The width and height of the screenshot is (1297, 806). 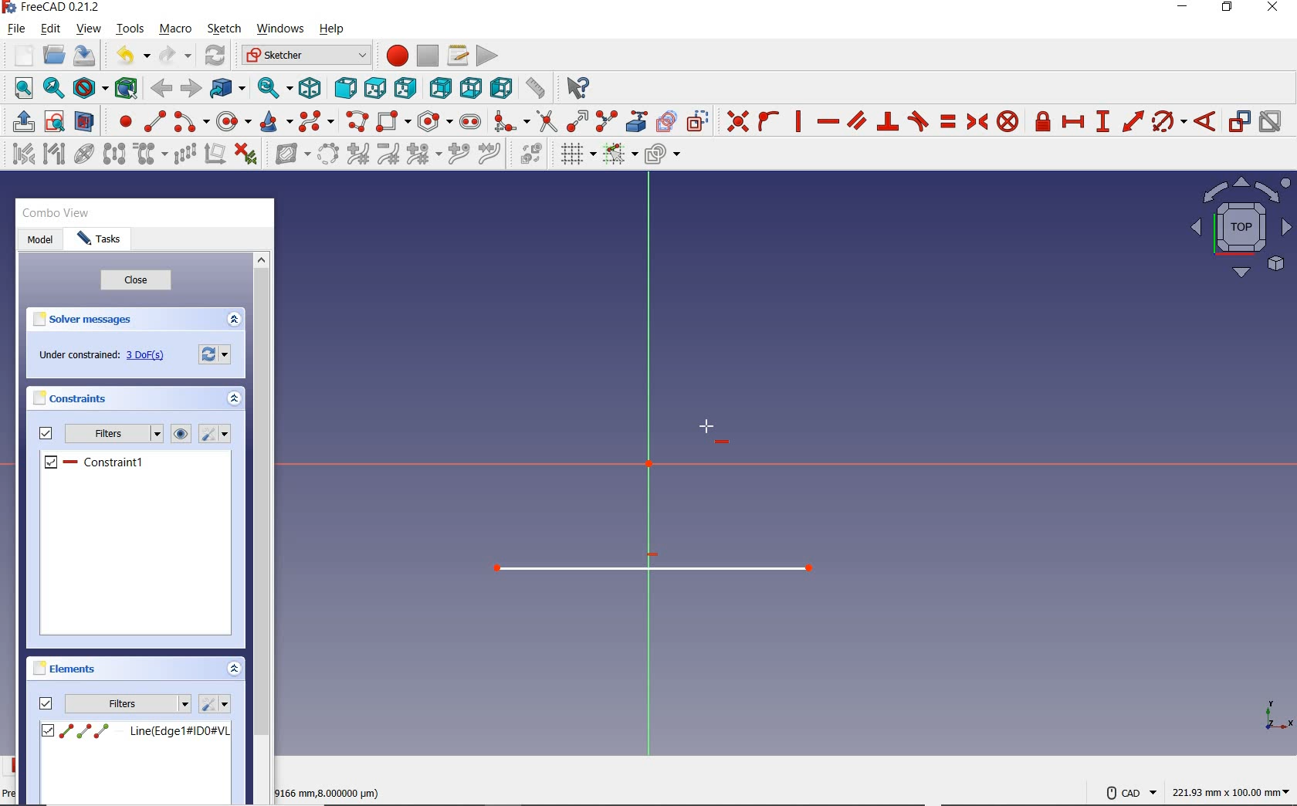 I want to click on CONSTRAIN HORIZONTALLY, so click(x=828, y=122).